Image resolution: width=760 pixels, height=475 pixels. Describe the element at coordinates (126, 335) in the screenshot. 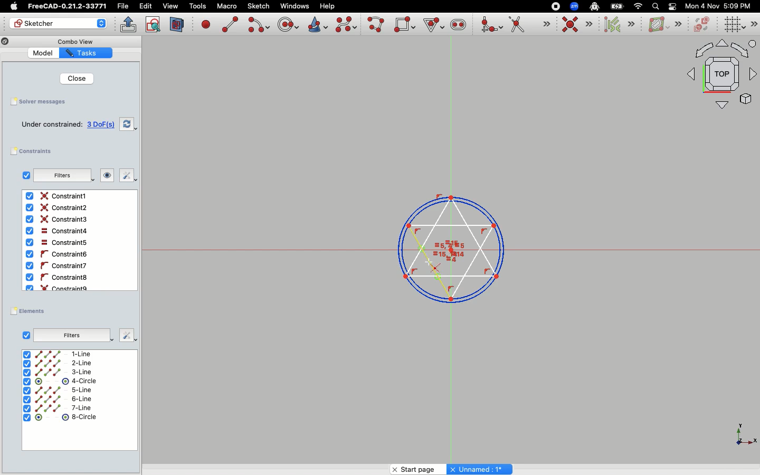

I see `Fix` at that location.